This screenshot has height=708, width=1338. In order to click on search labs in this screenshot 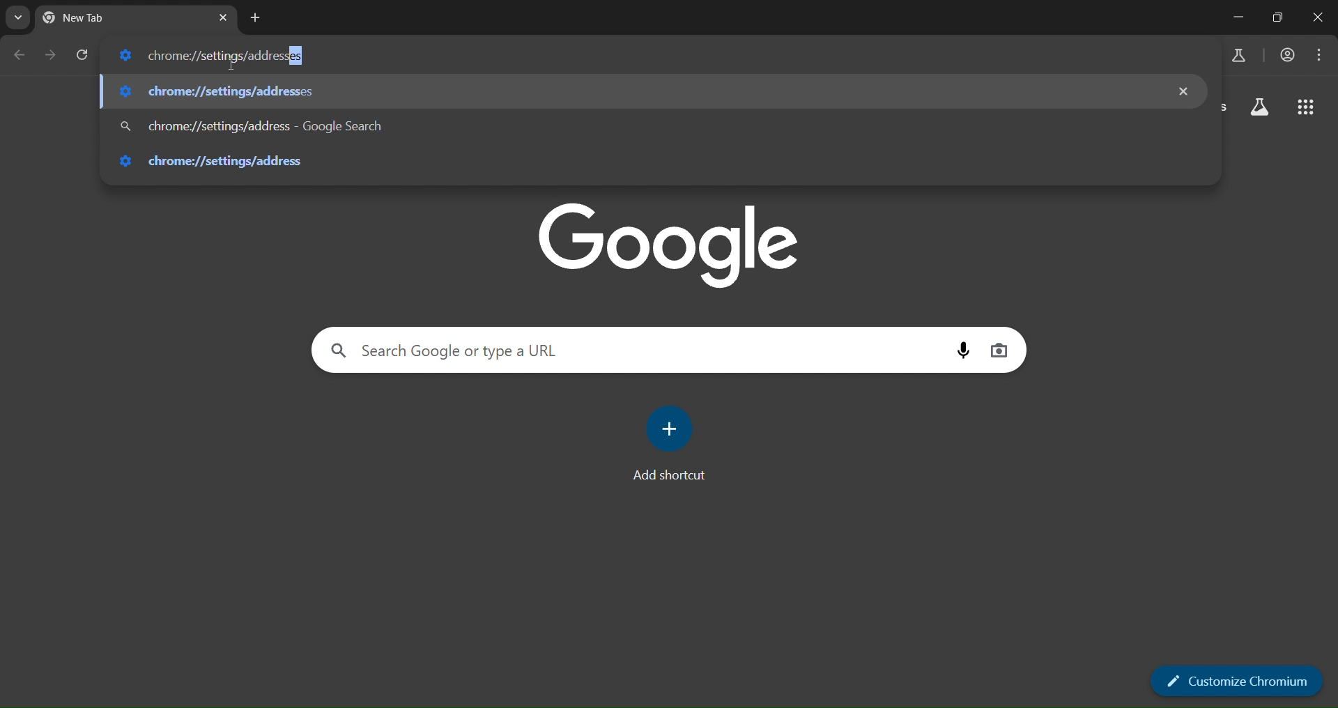, I will do `click(1259, 108)`.